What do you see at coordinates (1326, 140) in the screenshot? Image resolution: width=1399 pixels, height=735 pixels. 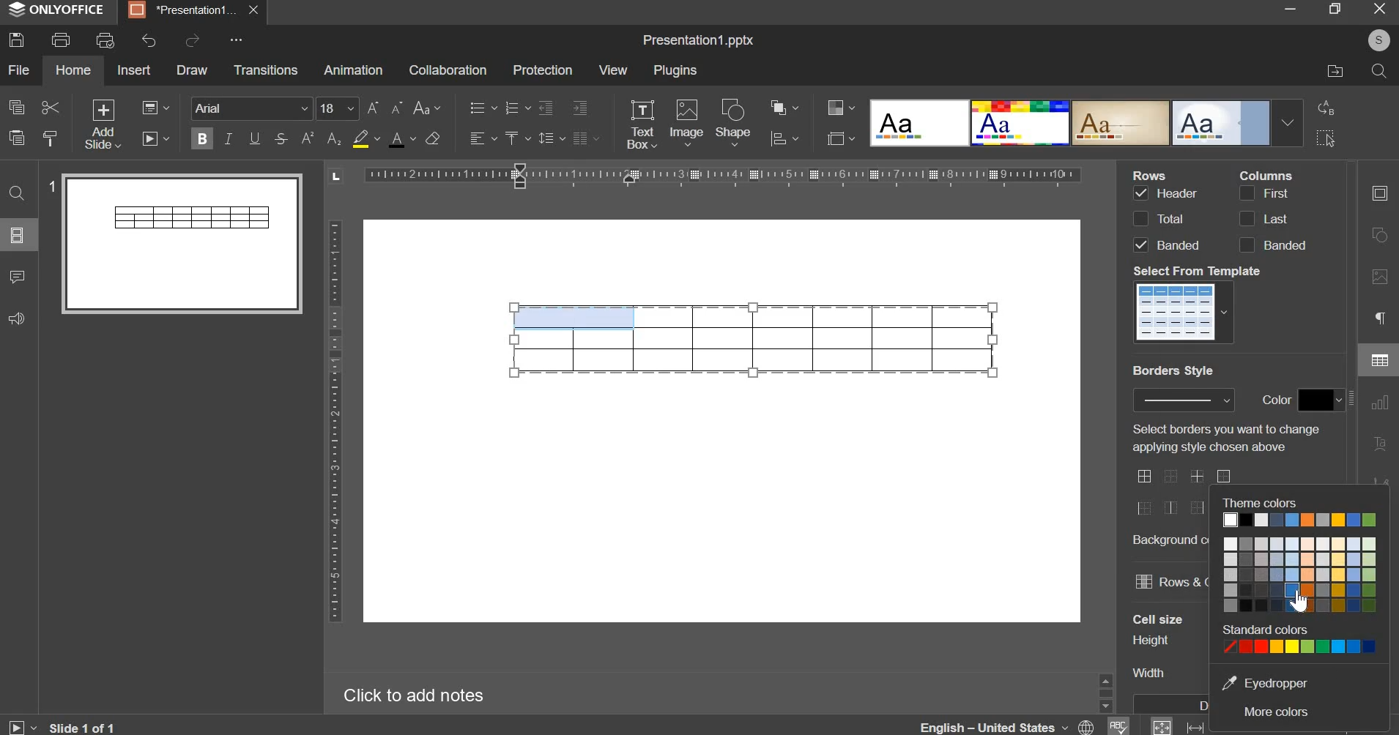 I see `select` at bounding box center [1326, 140].